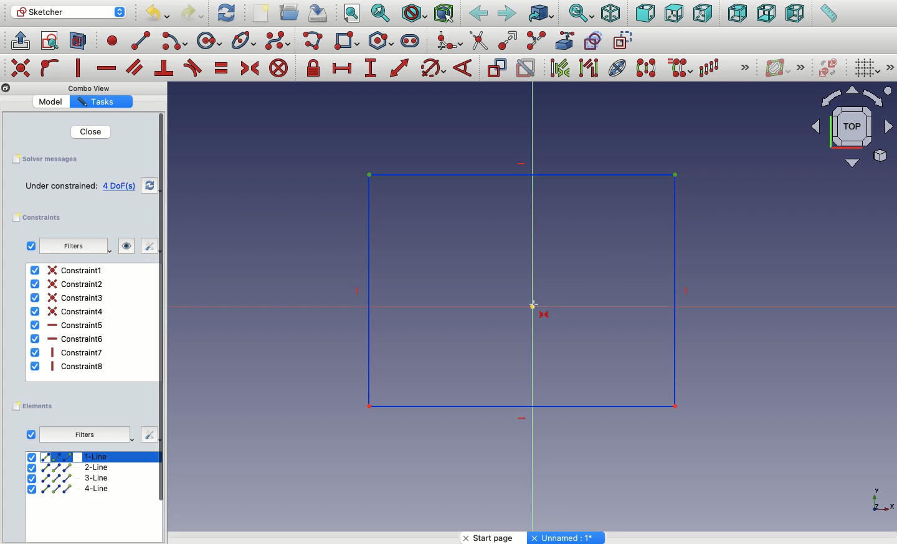 This screenshot has height=544, width=897. I want to click on Axis, so click(880, 496).